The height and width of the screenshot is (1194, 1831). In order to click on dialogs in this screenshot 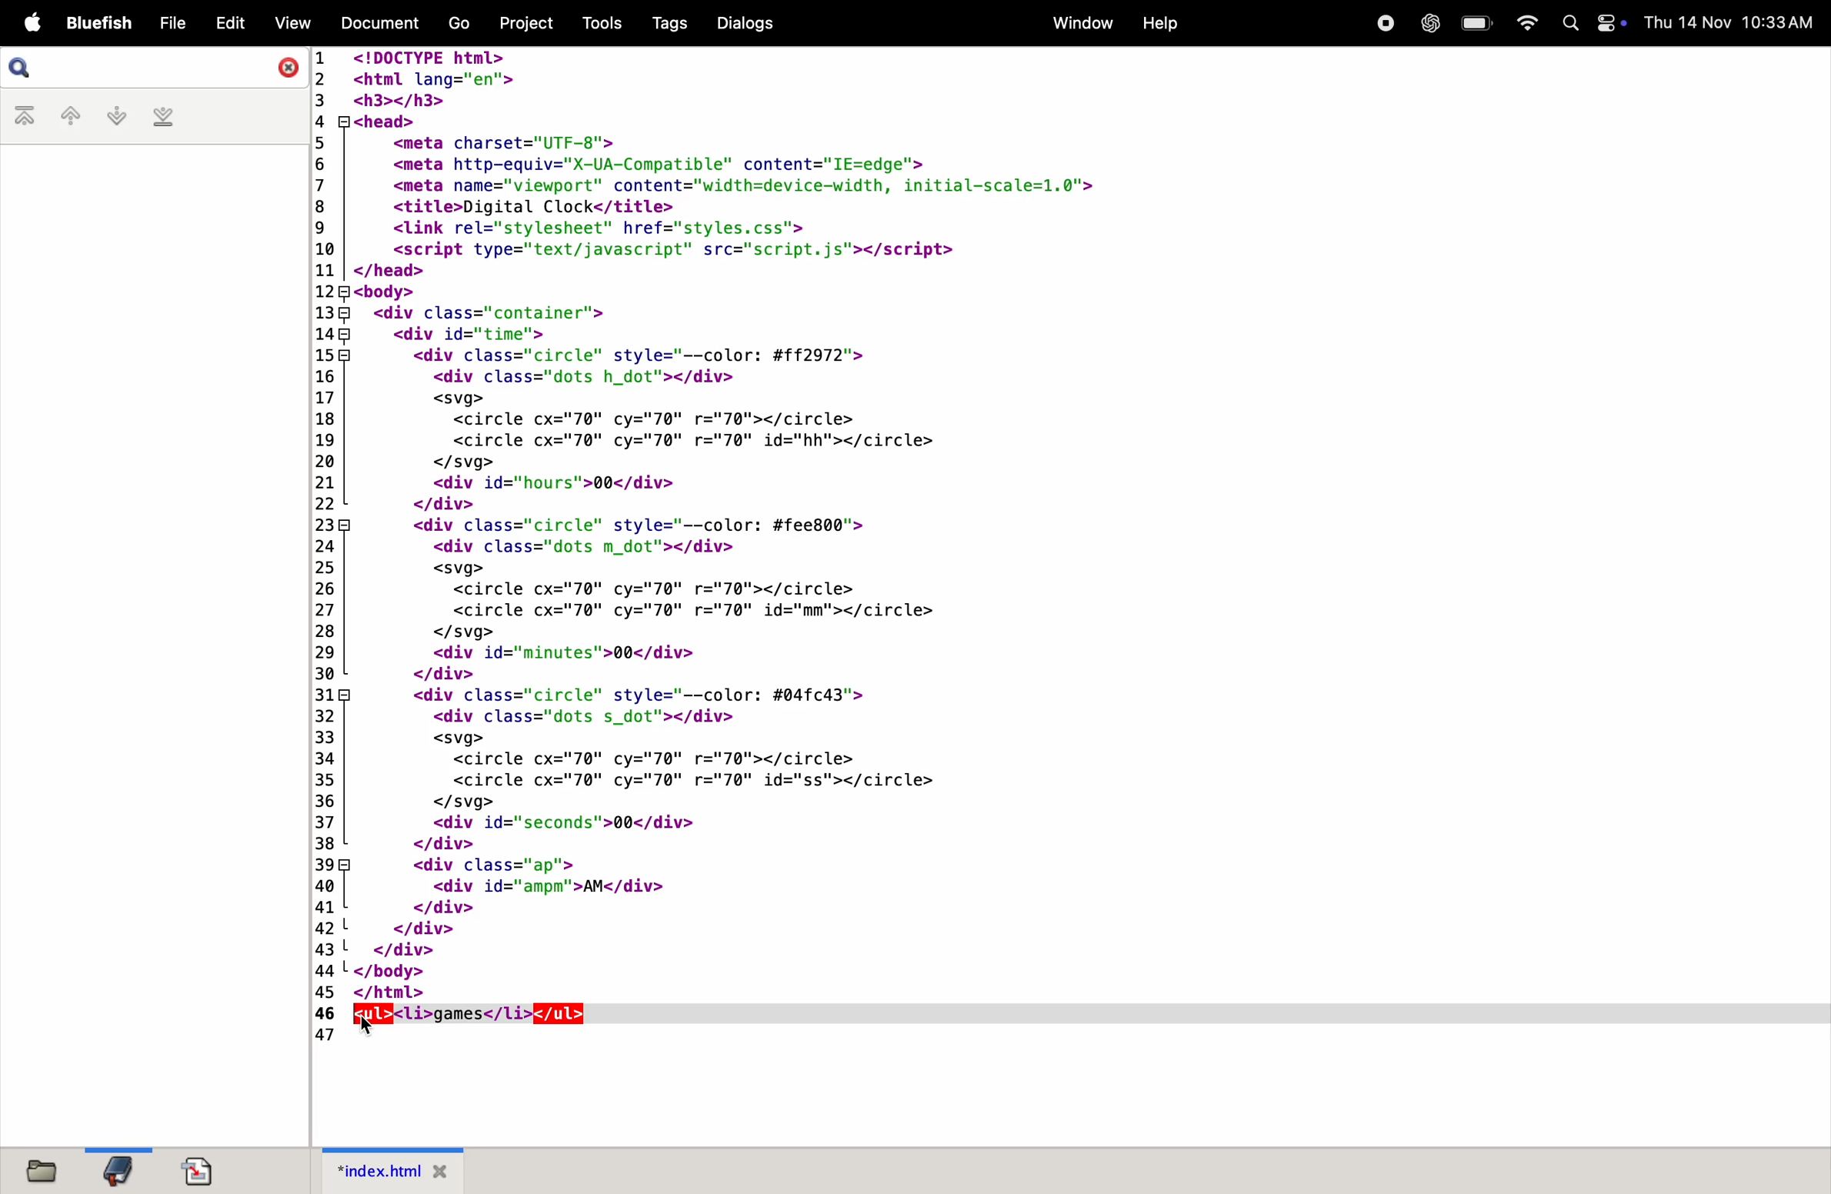, I will do `click(746, 25)`.